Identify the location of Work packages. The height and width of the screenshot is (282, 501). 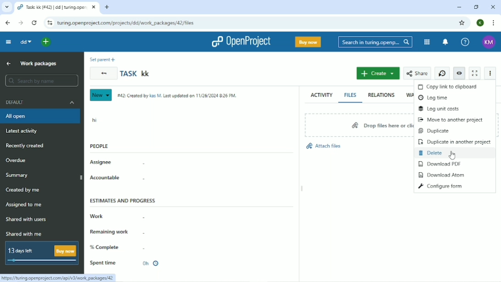
(39, 63).